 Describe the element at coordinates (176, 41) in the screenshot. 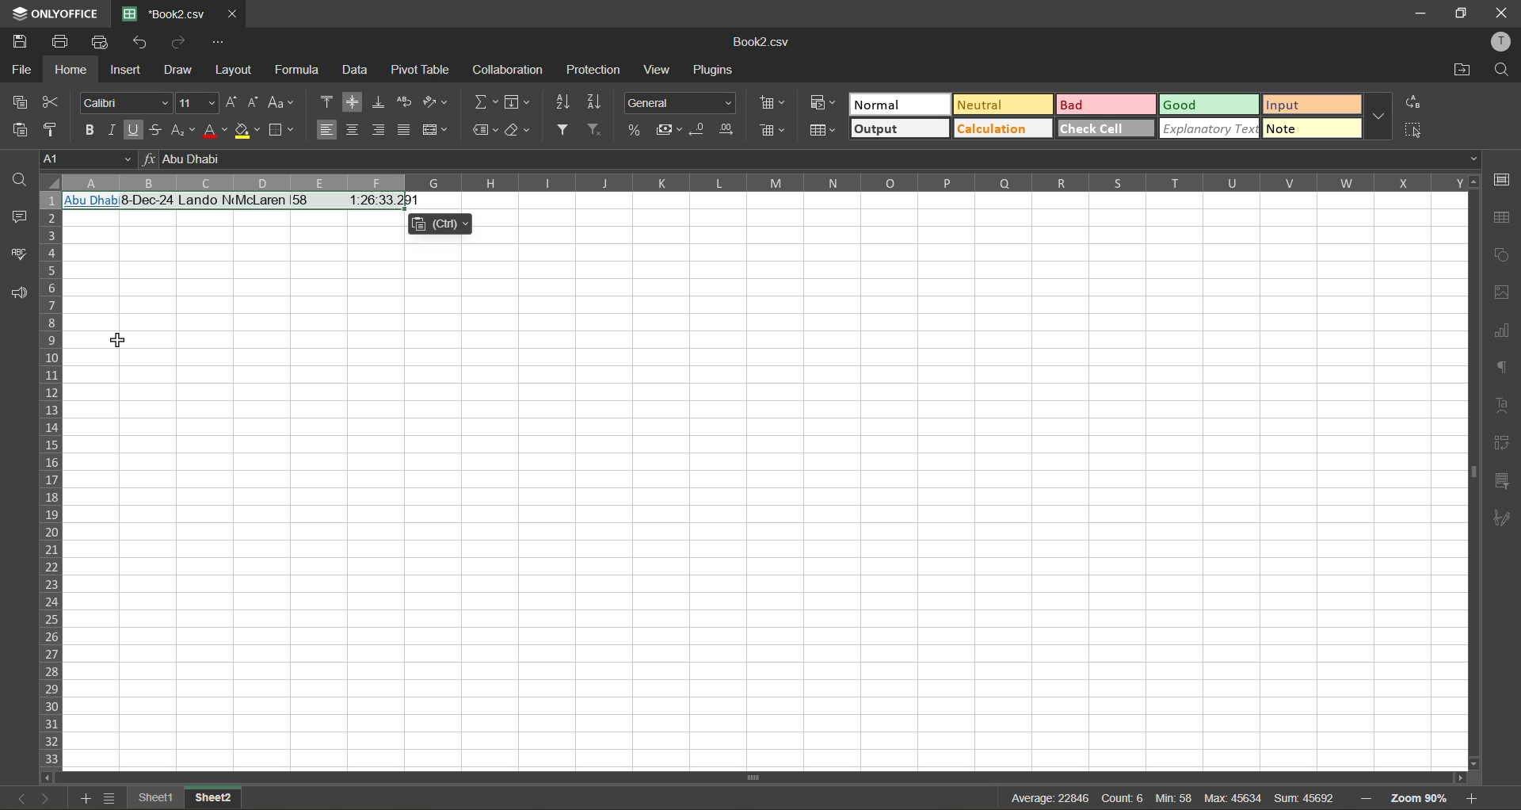

I see `redo` at that location.